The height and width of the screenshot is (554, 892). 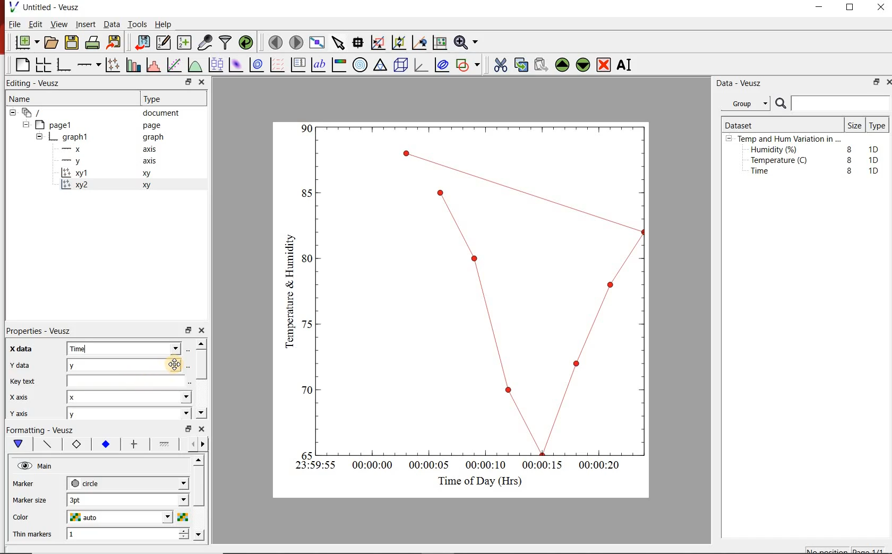 What do you see at coordinates (876, 148) in the screenshot?
I see `1D` at bounding box center [876, 148].